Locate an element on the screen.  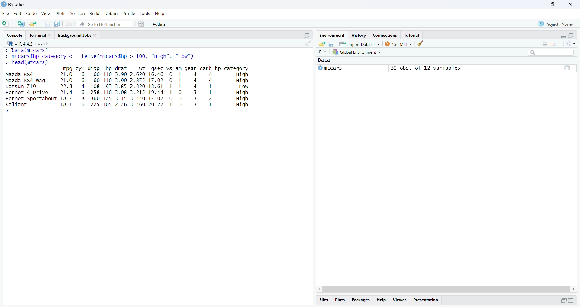
Debug is located at coordinates (111, 13).